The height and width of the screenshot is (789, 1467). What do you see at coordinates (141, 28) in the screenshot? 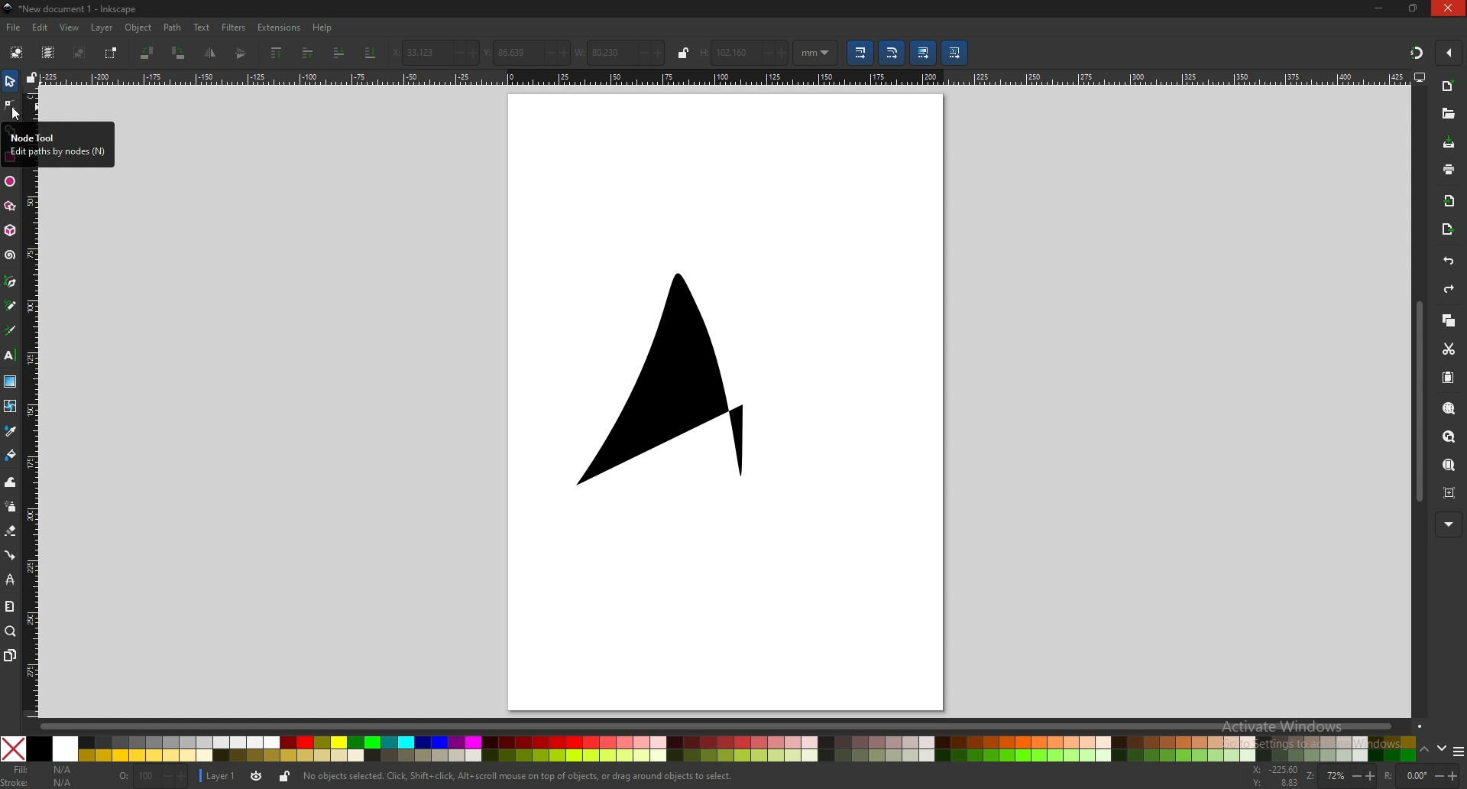
I see `object` at bounding box center [141, 28].